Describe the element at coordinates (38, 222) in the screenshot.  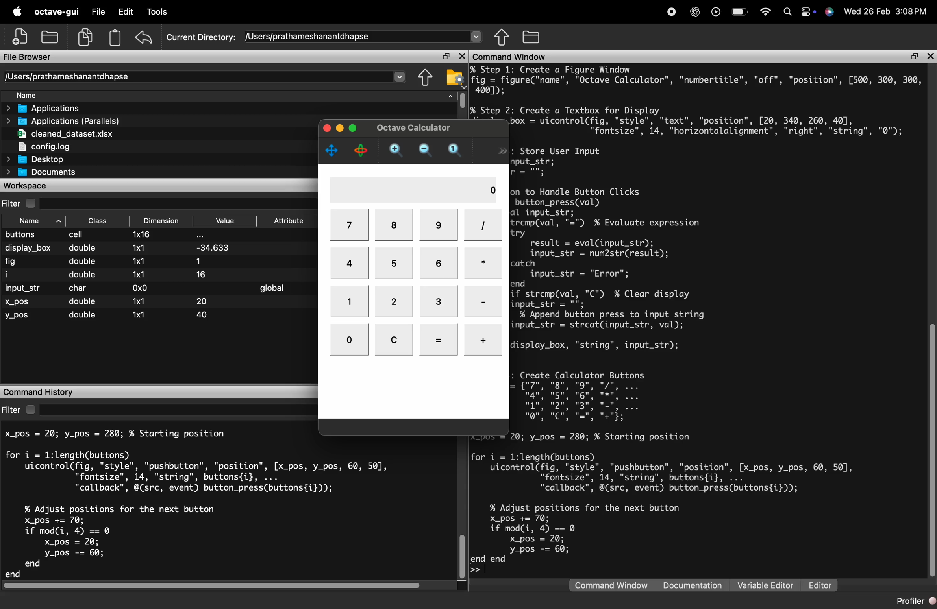
I see `Name ` at that location.